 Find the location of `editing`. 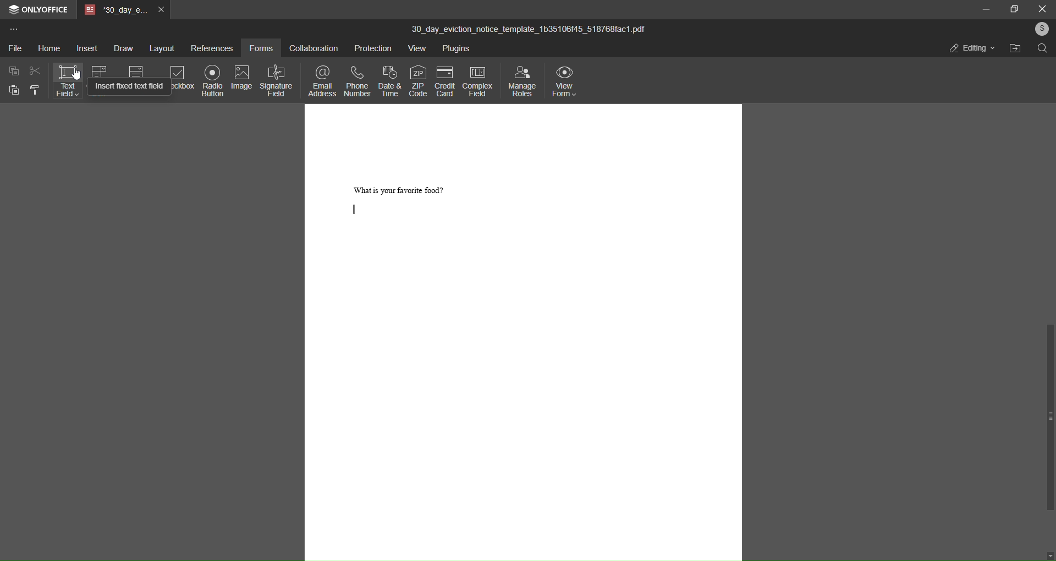

editing is located at coordinates (970, 49).